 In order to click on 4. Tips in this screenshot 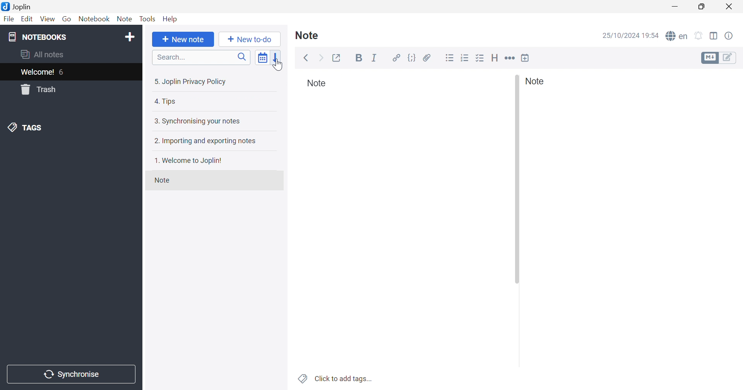, I will do `click(164, 102)`.